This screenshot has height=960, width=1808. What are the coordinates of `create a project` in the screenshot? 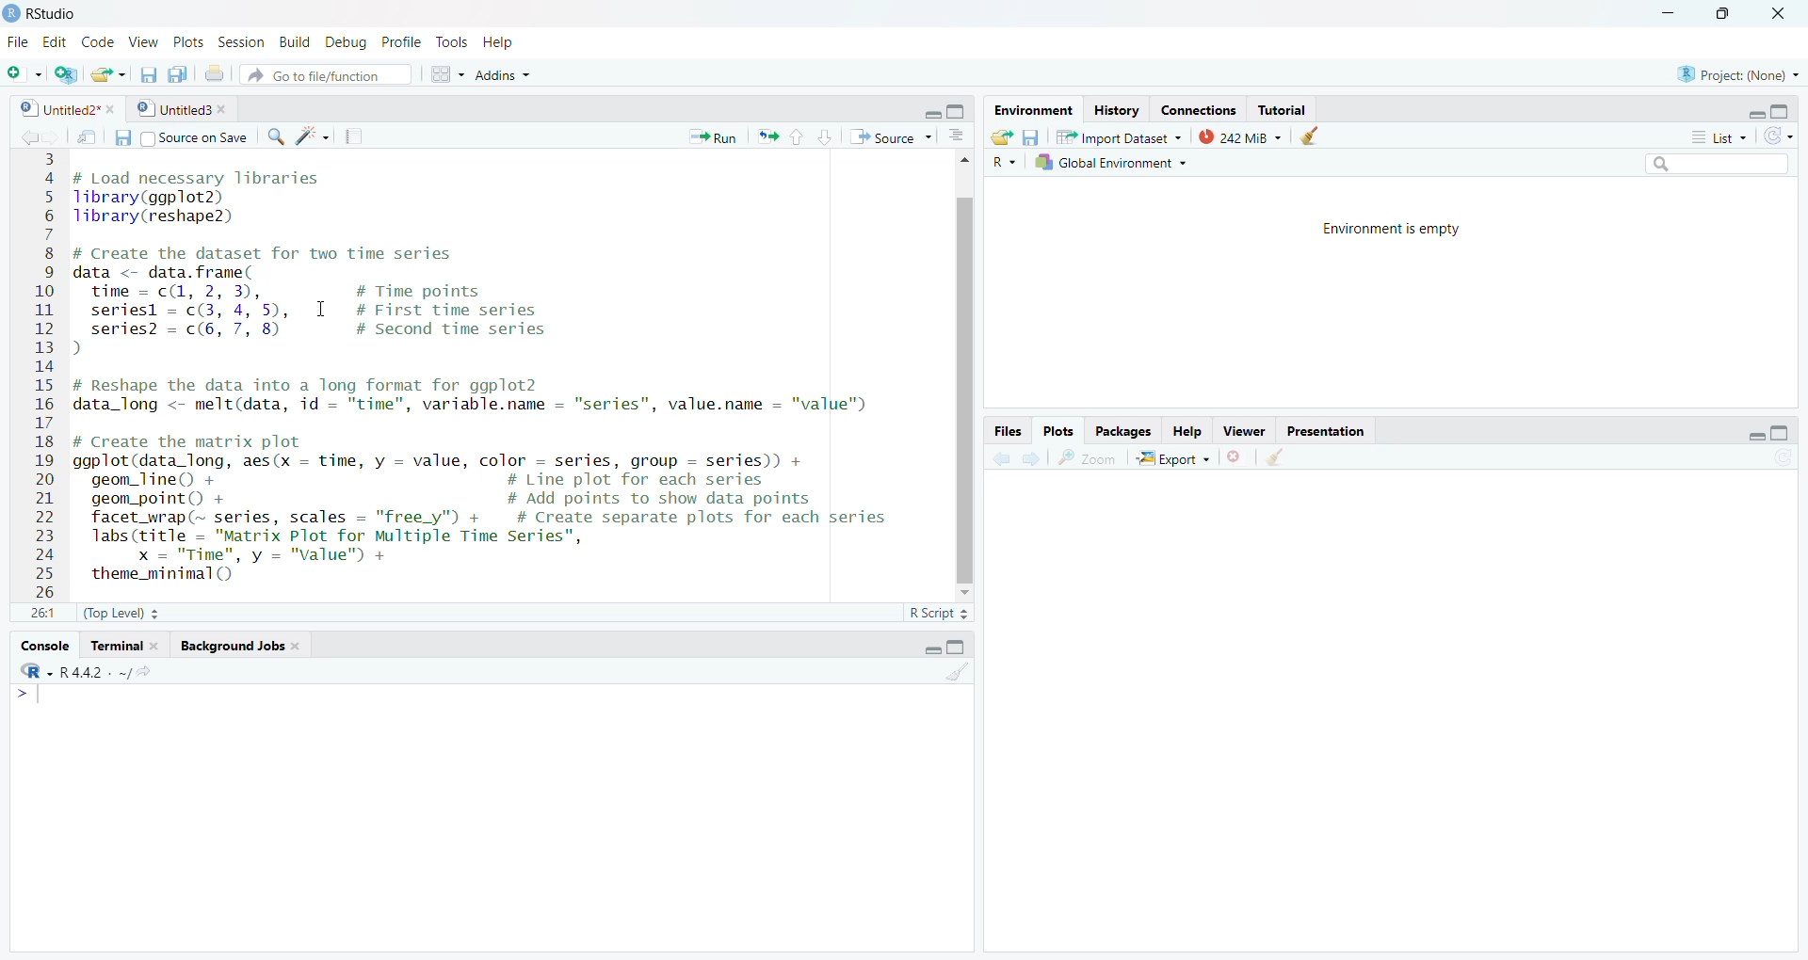 It's located at (64, 73).